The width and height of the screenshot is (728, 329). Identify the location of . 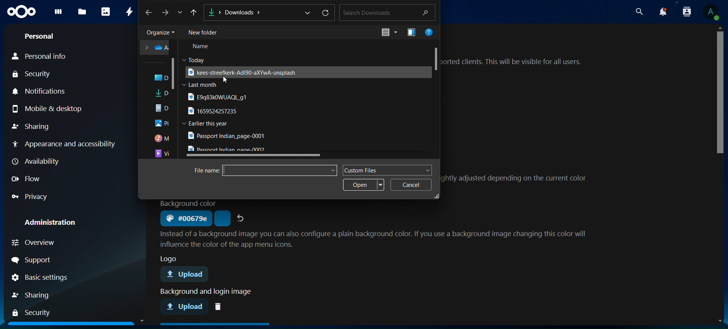
(195, 13).